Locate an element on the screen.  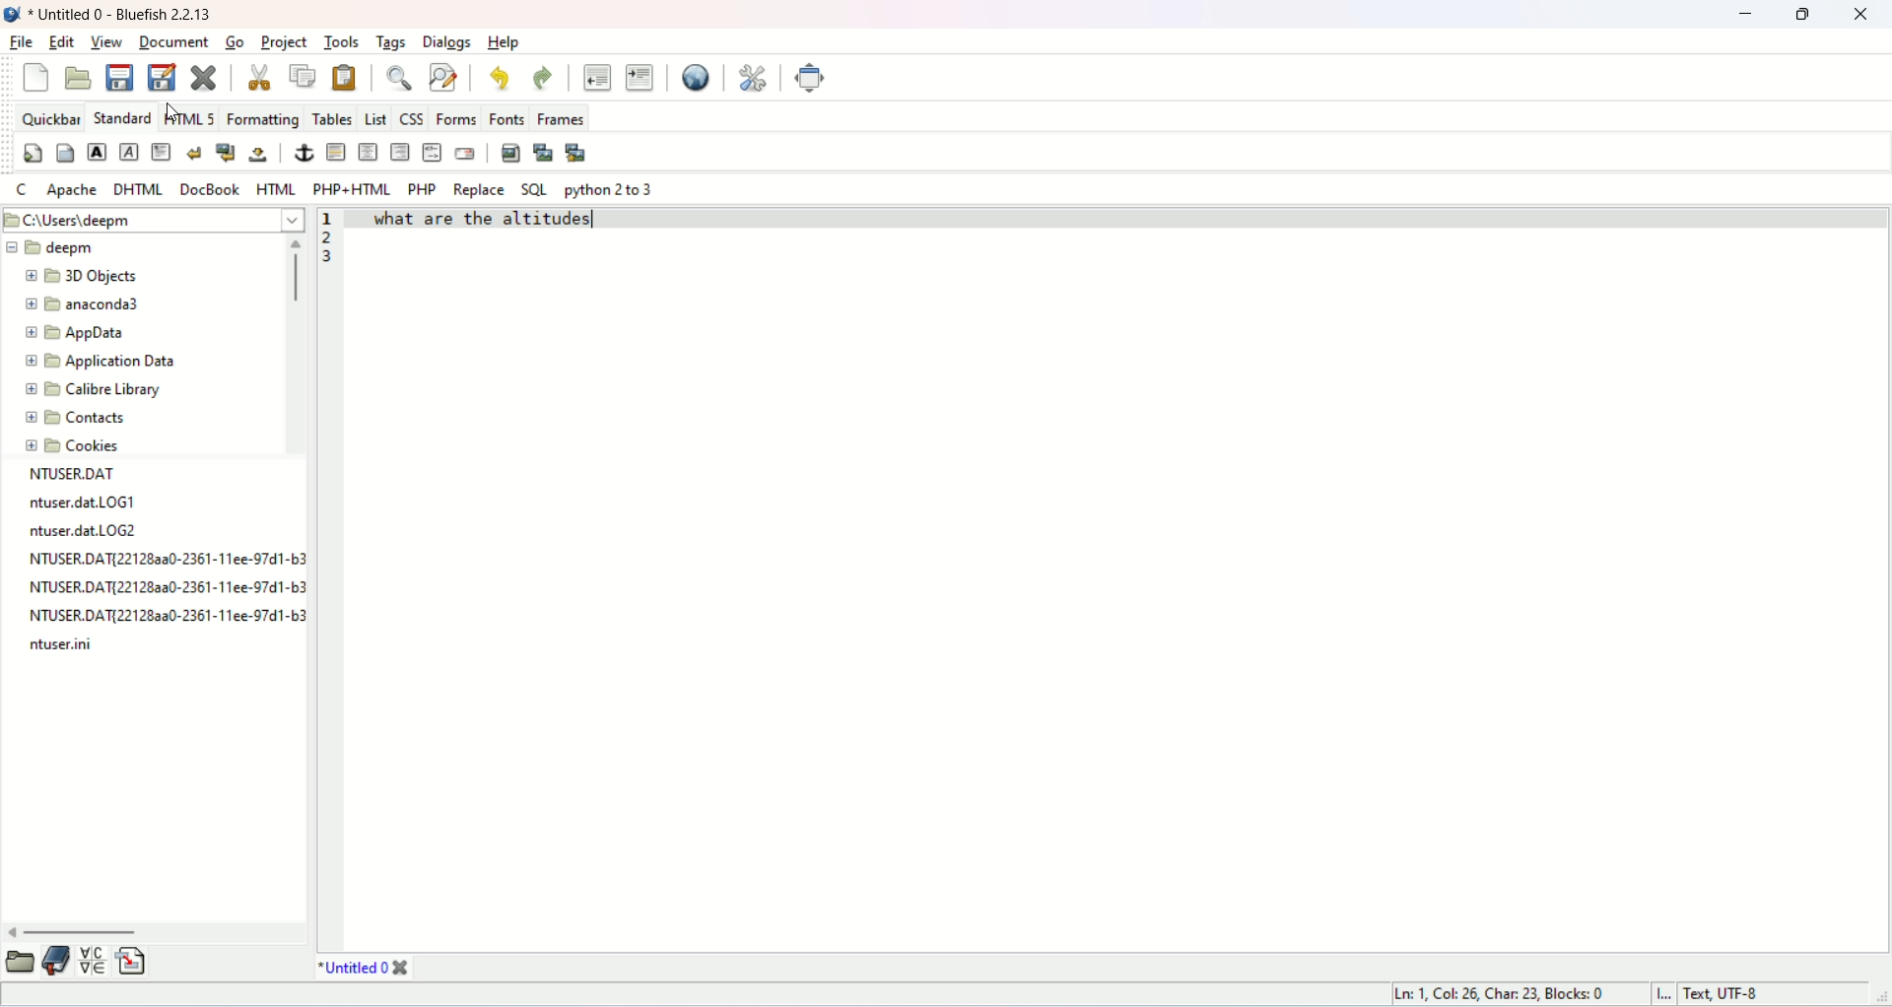
replace is located at coordinates (477, 190).